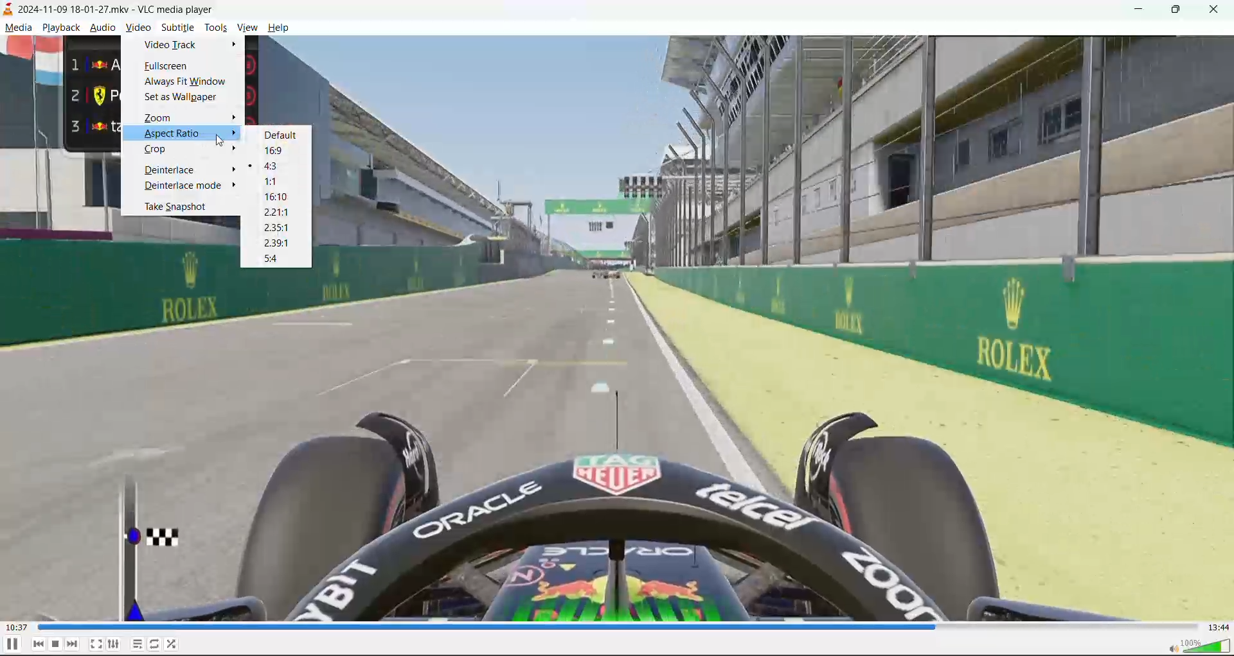 Image resolution: width=1234 pixels, height=656 pixels. Describe the element at coordinates (277, 245) in the screenshot. I see `2.39:1` at that location.